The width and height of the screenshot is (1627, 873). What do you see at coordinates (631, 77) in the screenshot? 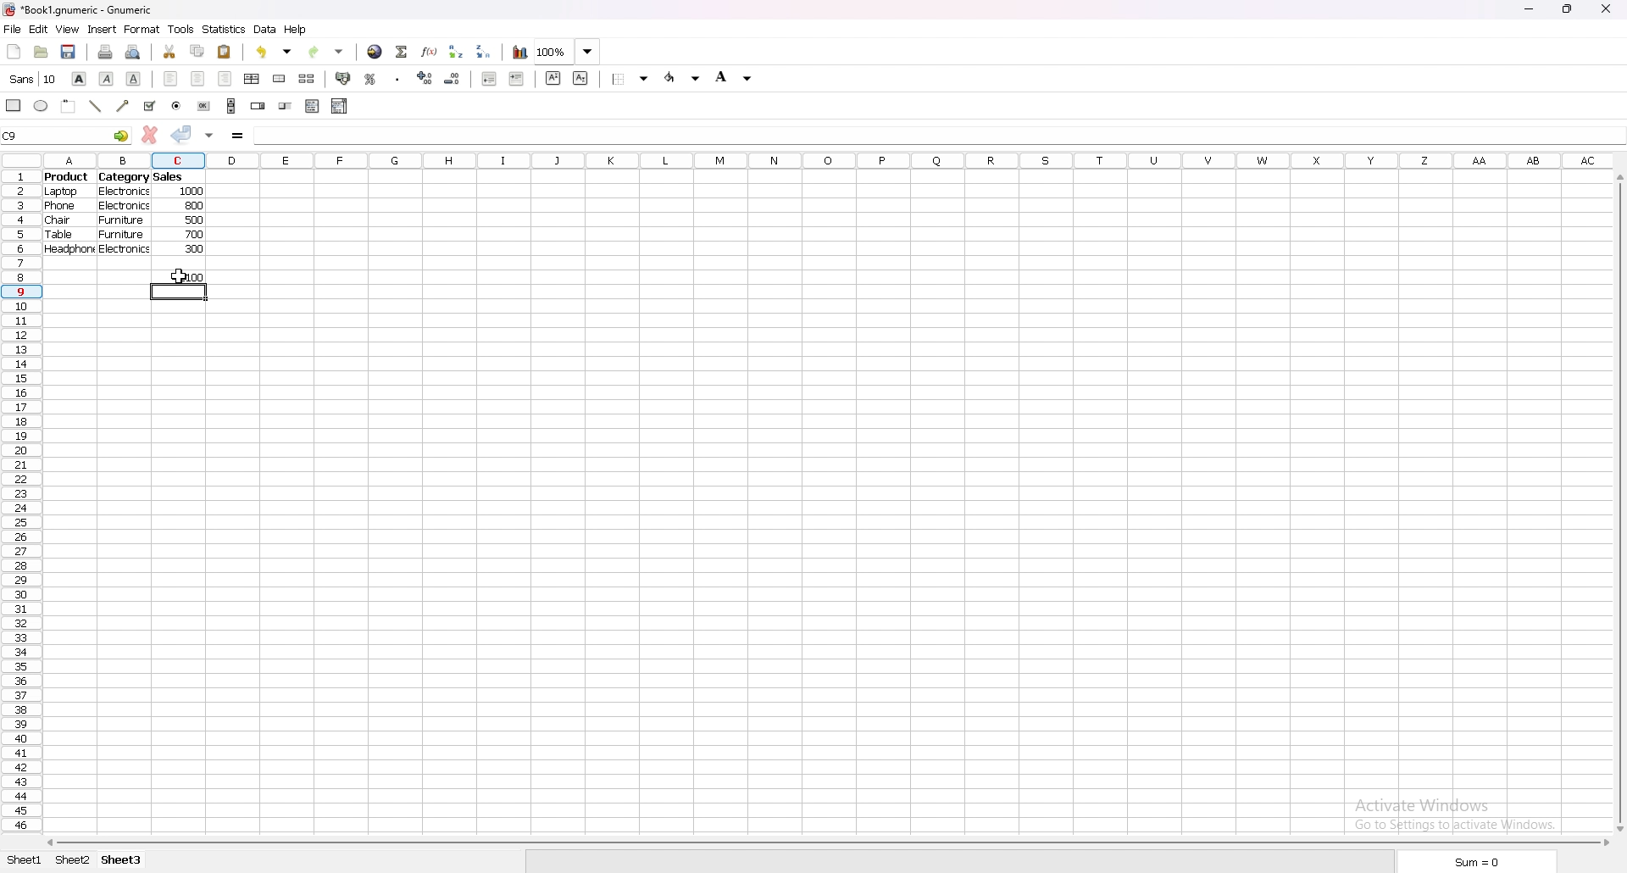
I see `border` at bounding box center [631, 77].